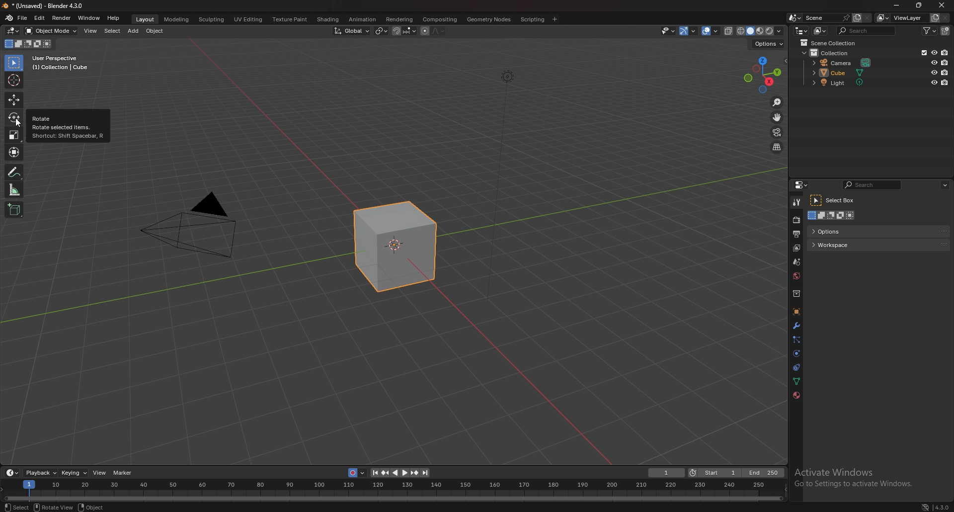  Describe the element at coordinates (689, 30) in the screenshot. I see `gizmo` at that location.